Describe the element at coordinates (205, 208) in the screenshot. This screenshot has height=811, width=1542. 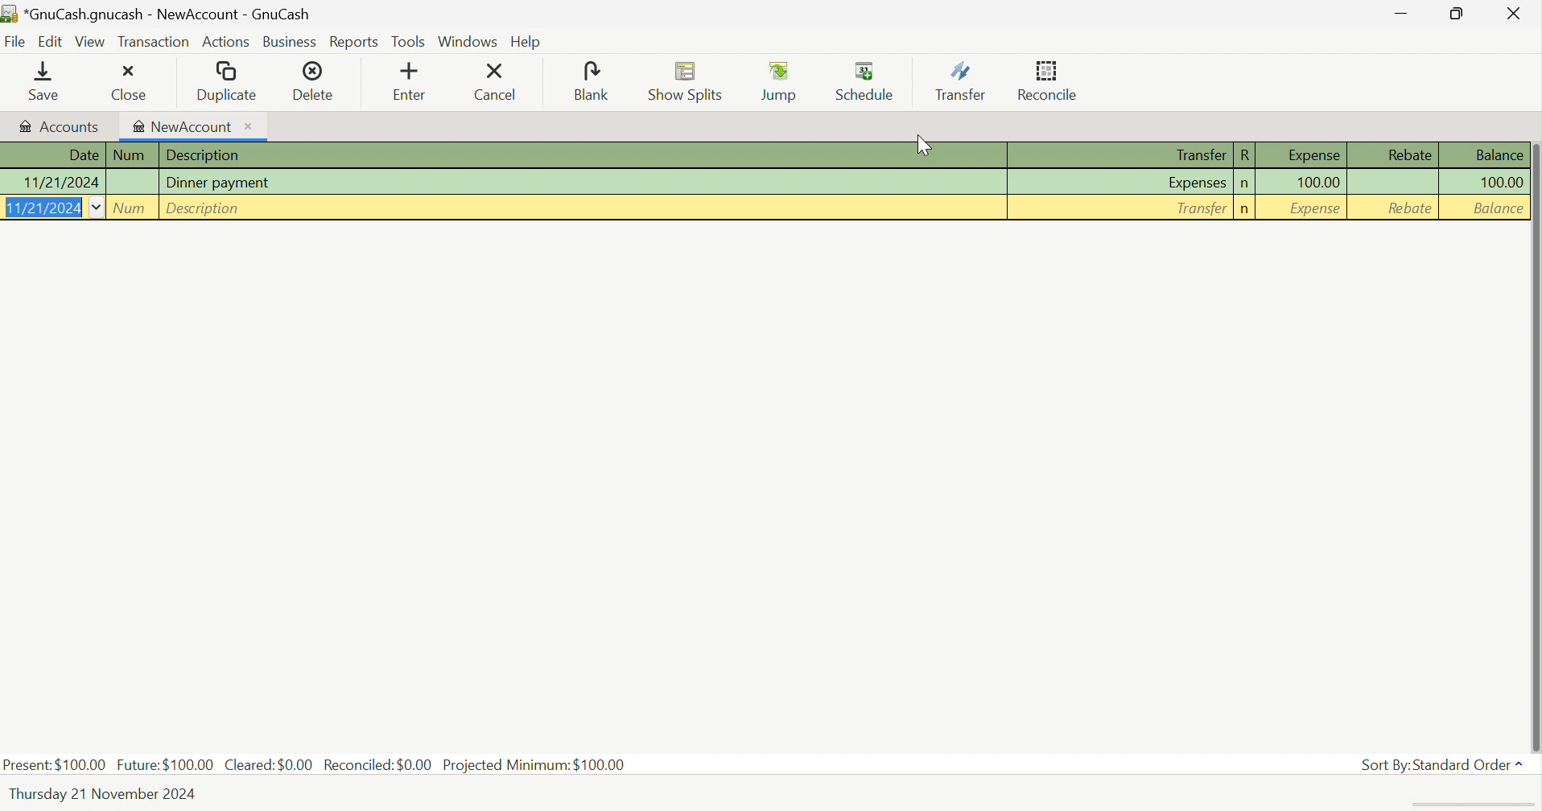
I see `decription` at that location.